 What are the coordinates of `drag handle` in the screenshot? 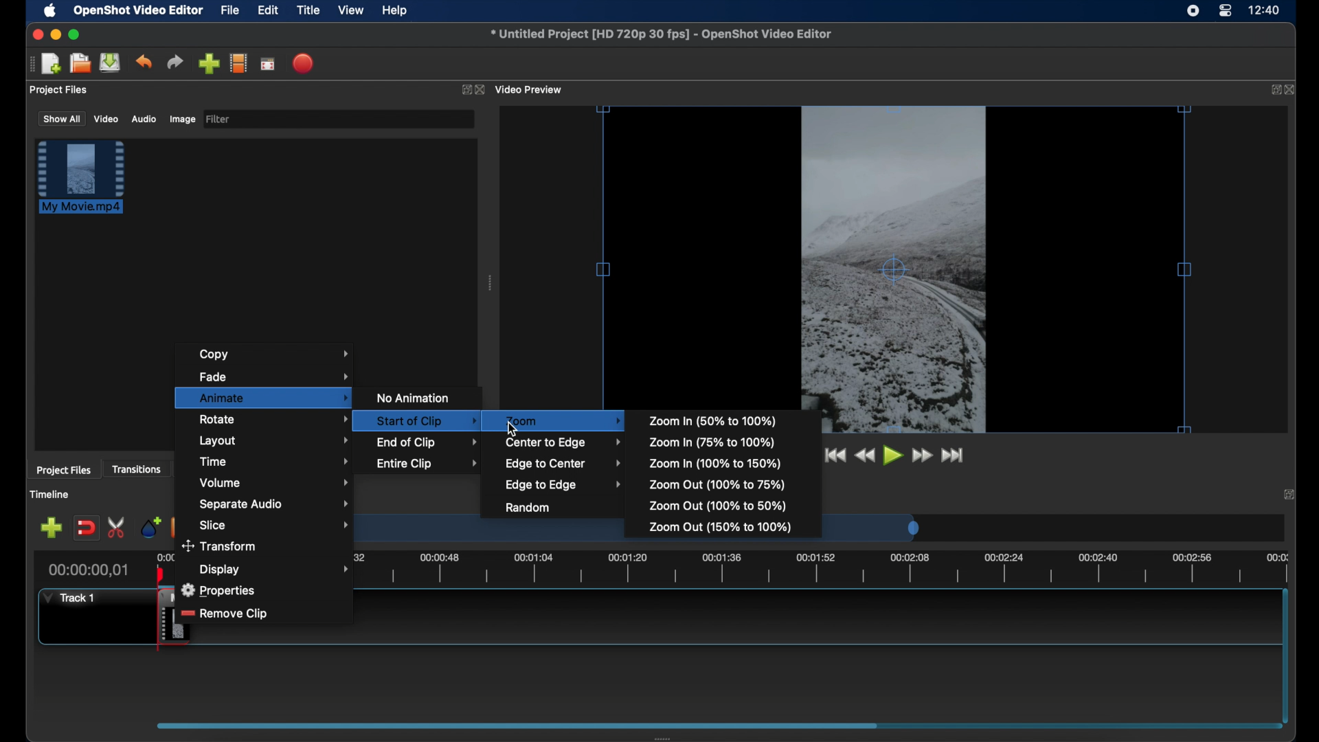 It's located at (30, 64).